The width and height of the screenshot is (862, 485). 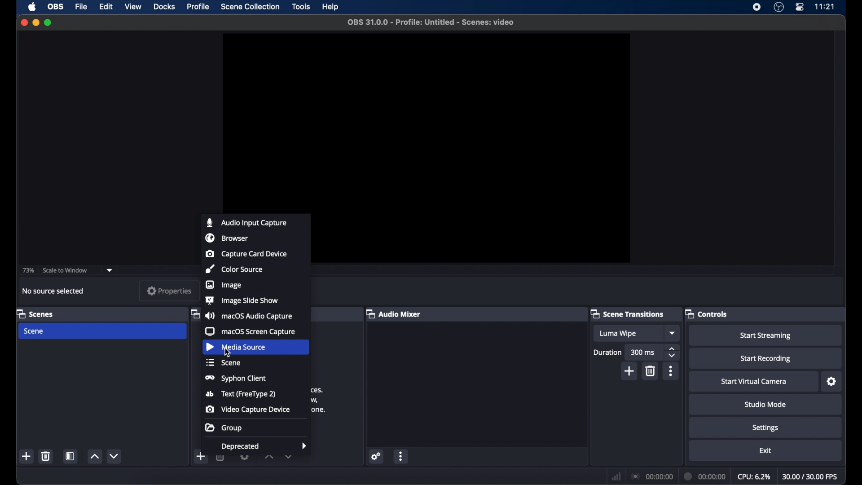 I want to click on scene collection, so click(x=250, y=7).